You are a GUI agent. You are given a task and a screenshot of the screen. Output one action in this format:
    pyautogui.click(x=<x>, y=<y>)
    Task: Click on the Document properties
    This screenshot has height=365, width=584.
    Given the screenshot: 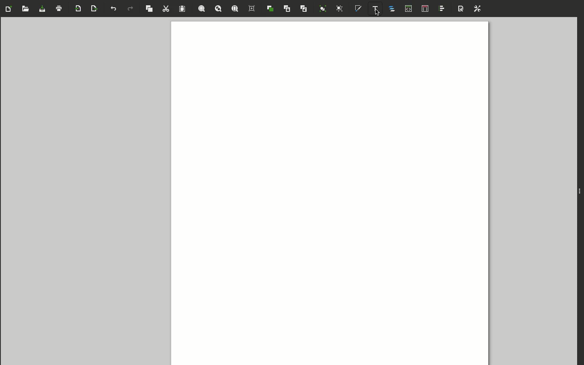 What is the action you would take?
    pyautogui.click(x=459, y=9)
    